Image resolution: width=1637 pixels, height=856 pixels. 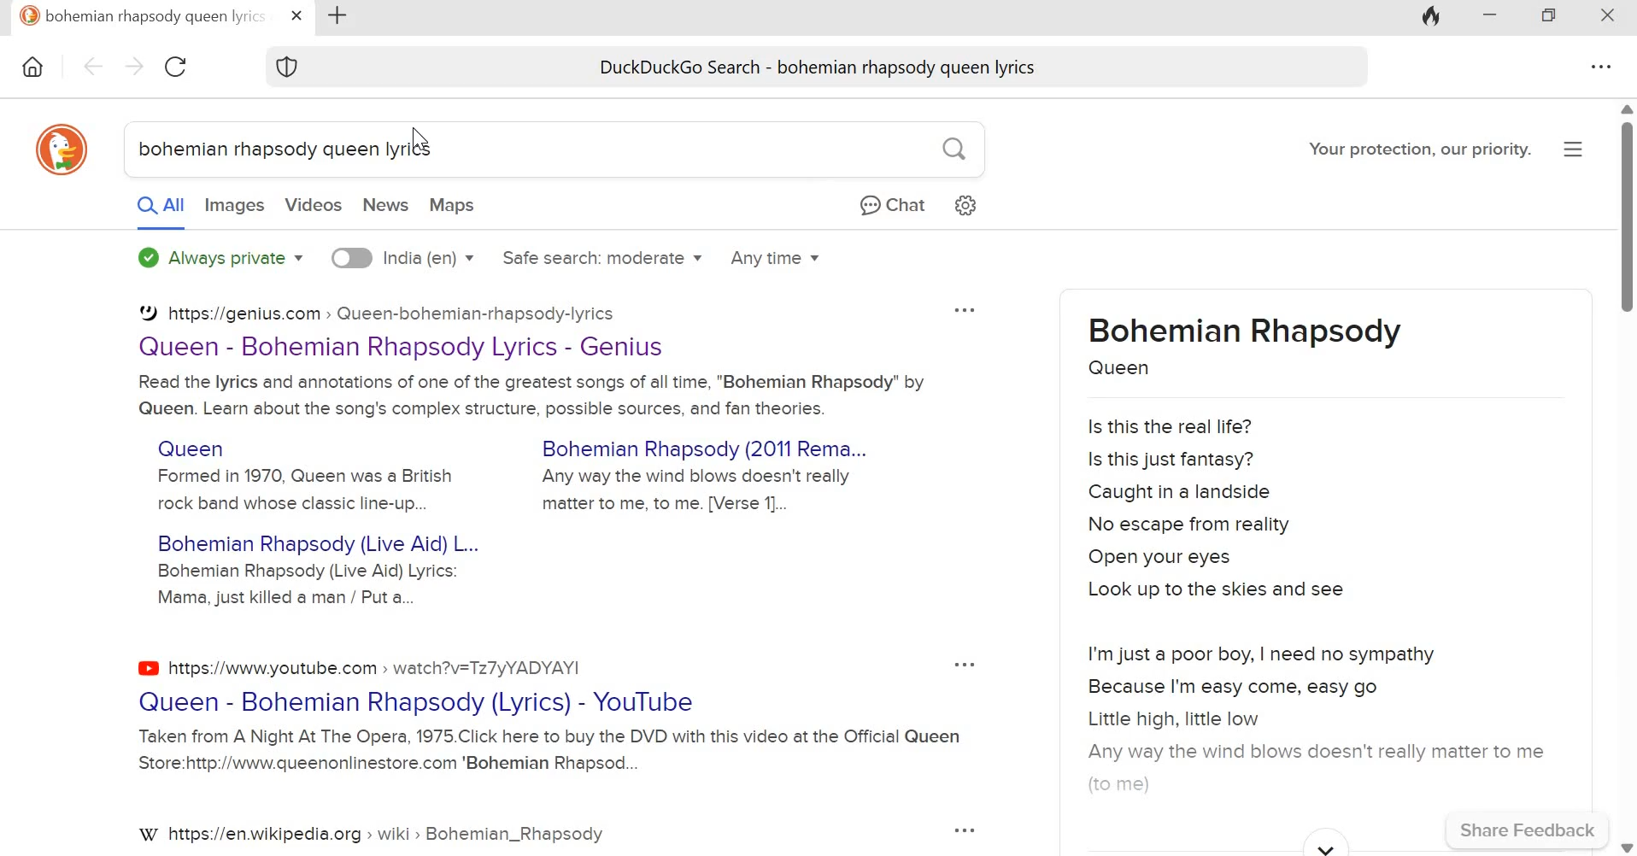 What do you see at coordinates (423, 138) in the screenshot?
I see `cursor` at bounding box center [423, 138].